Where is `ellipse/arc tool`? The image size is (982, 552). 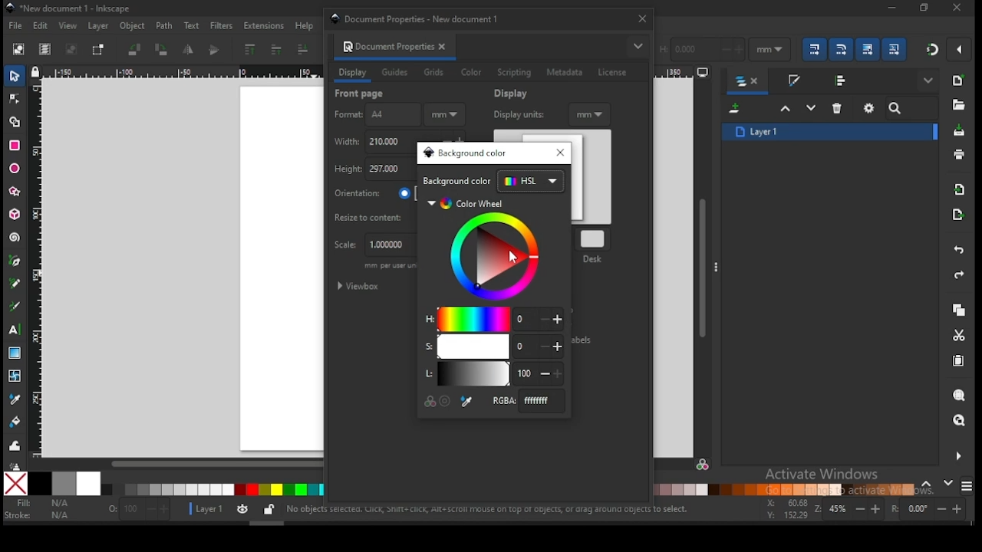 ellipse/arc tool is located at coordinates (15, 169).